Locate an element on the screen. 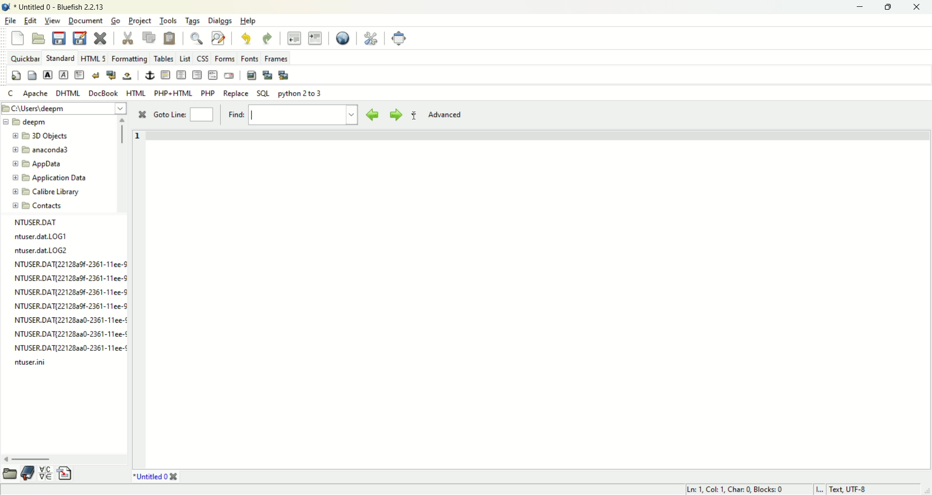 The height and width of the screenshot is (495, 932). edit preferences is located at coordinates (370, 37).